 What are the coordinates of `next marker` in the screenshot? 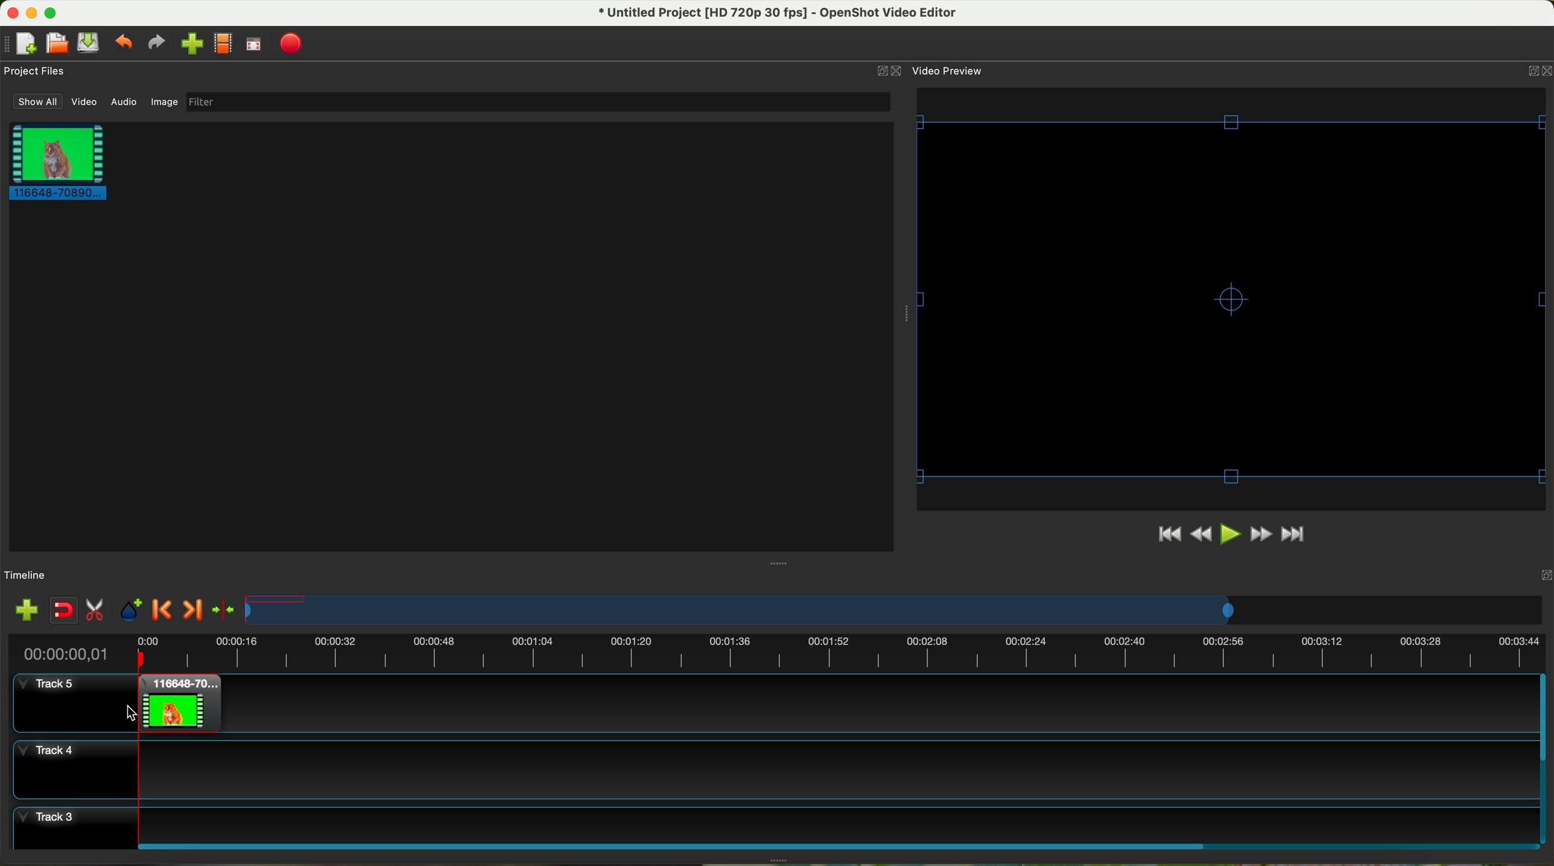 It's located at (195, 611).